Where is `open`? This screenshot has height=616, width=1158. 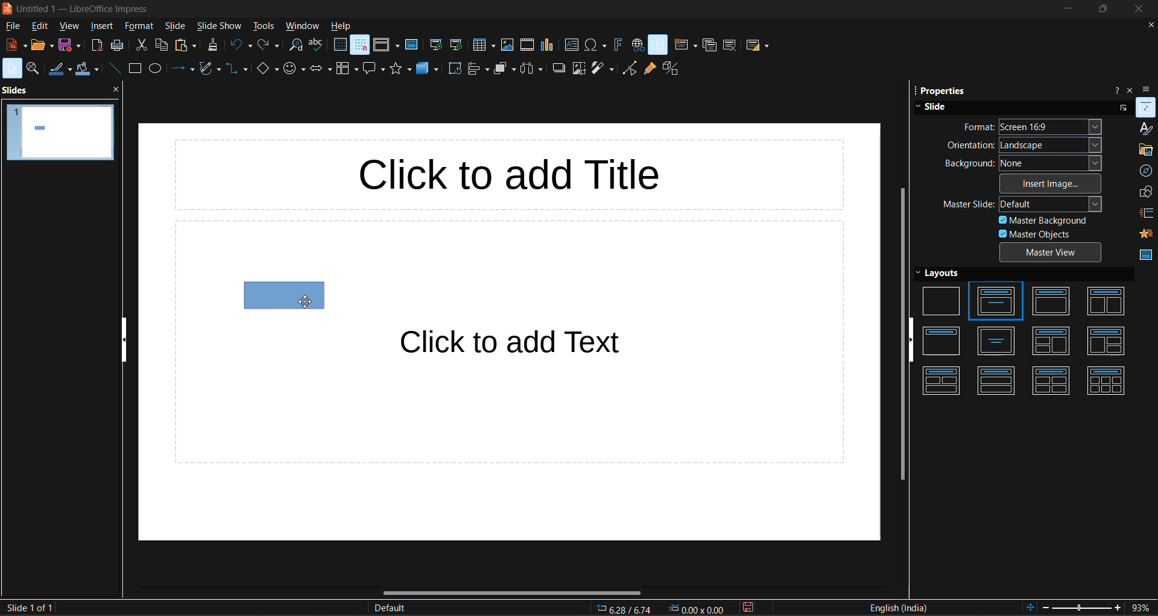 open is located at coordinates (43, 46).